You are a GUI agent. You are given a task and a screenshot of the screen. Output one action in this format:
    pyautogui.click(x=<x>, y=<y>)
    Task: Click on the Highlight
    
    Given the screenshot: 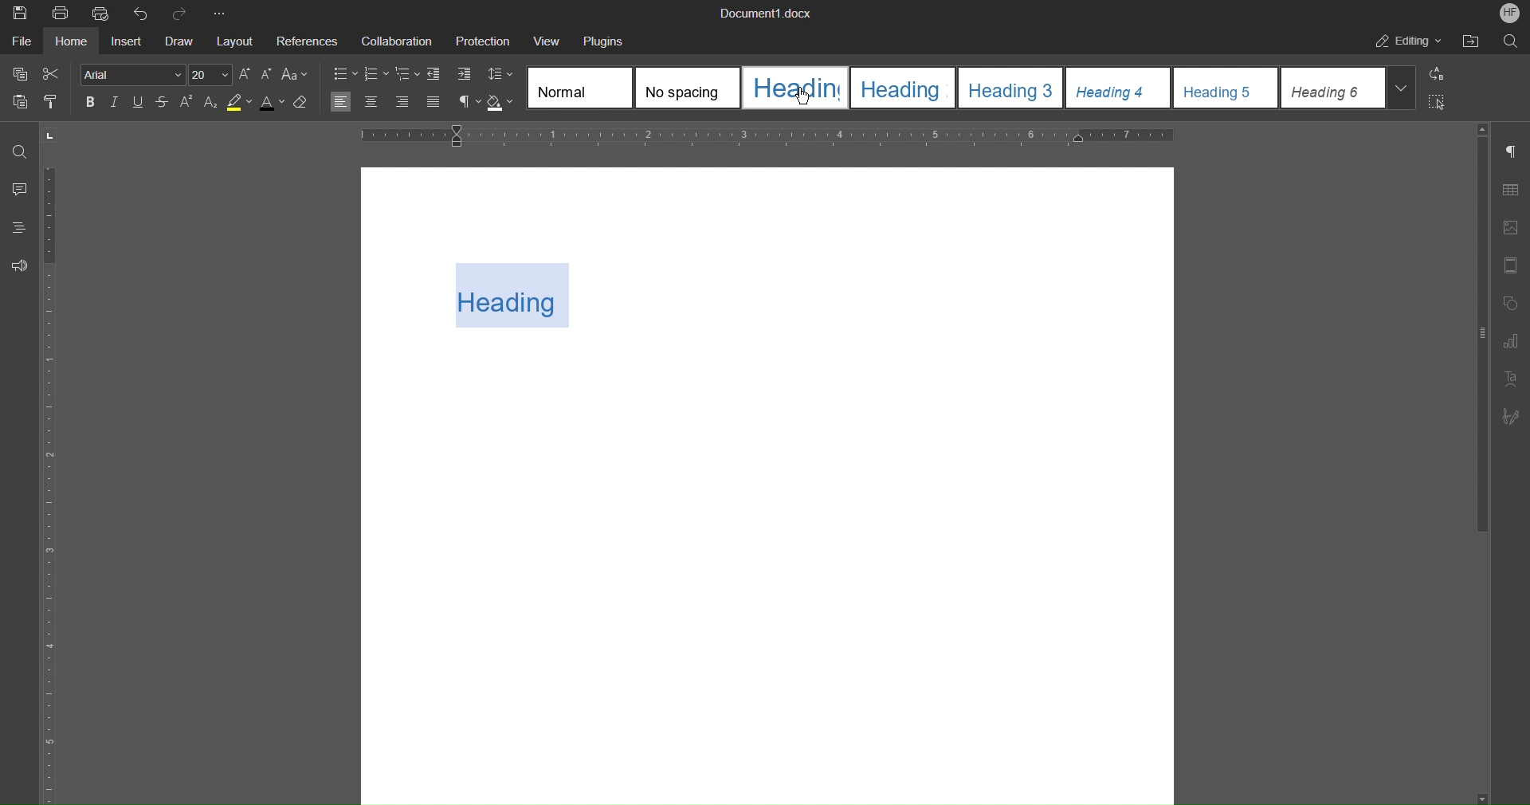 What is the action you would take?
    pyautogui.click(x=241, y=104)
    